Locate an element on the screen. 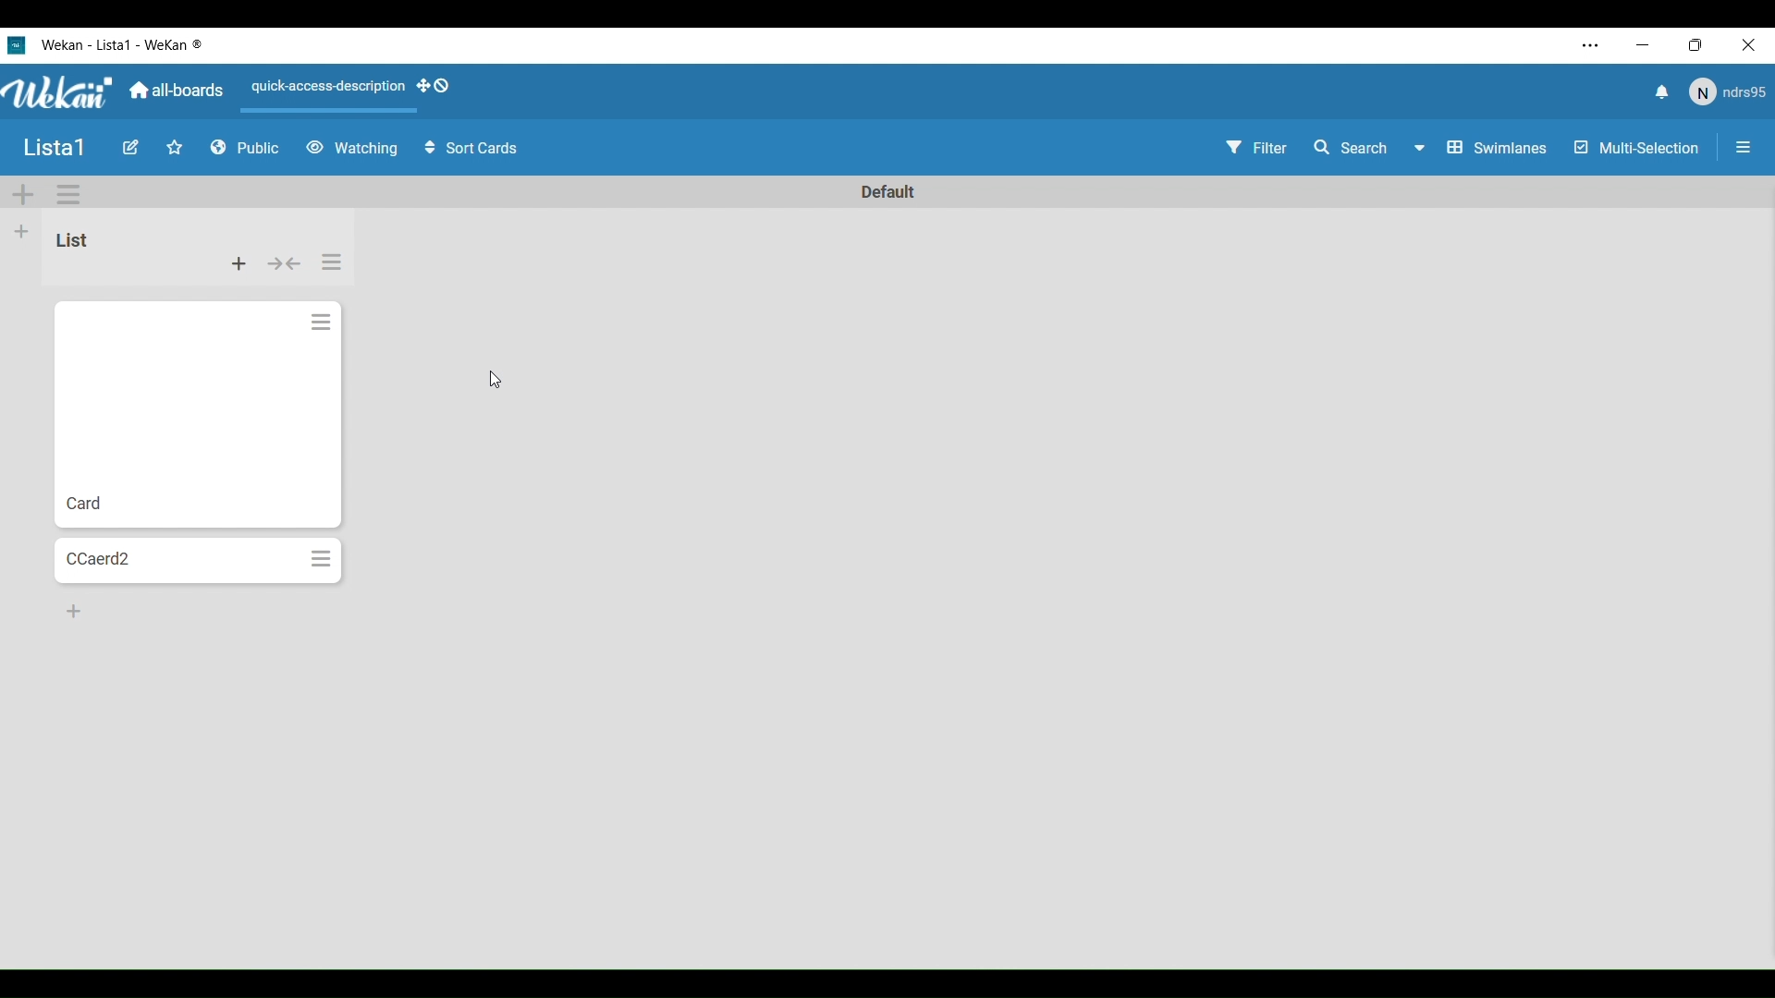 The height and width of the screenshot is (998, 1775). List is located at coordinates (70, 239).